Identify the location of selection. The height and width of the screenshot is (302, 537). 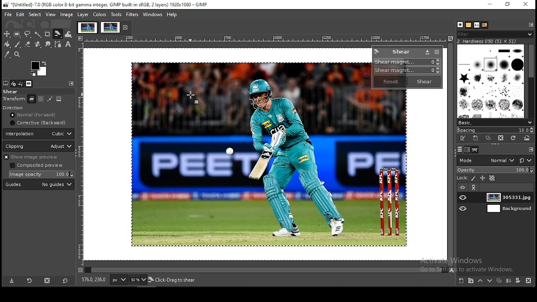
(40, 99).